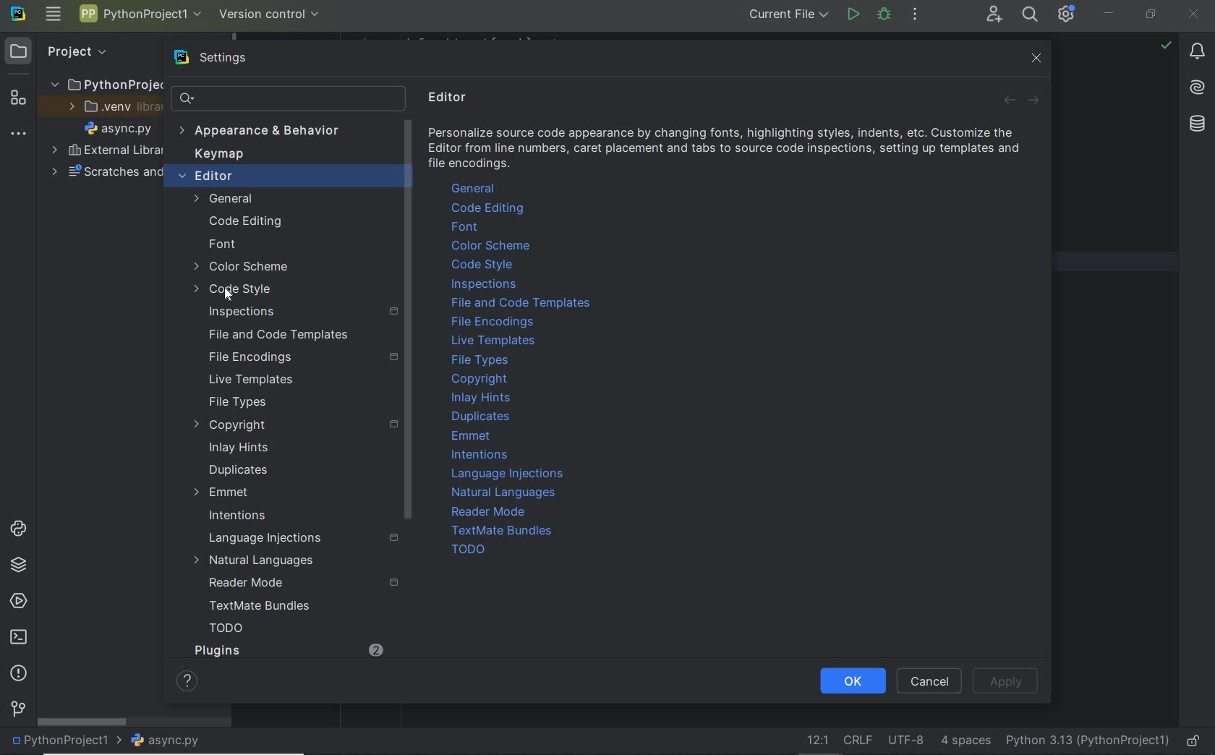 The image size is (1215, 755). I want to click on make file ready only, so click(1195, 741).